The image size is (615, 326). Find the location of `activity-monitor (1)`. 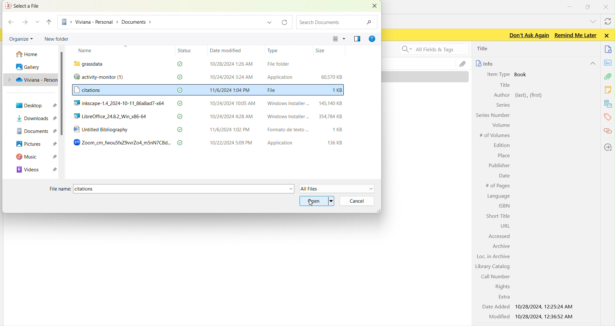

activity-monitor (1) is located at coordinates (103, 78).